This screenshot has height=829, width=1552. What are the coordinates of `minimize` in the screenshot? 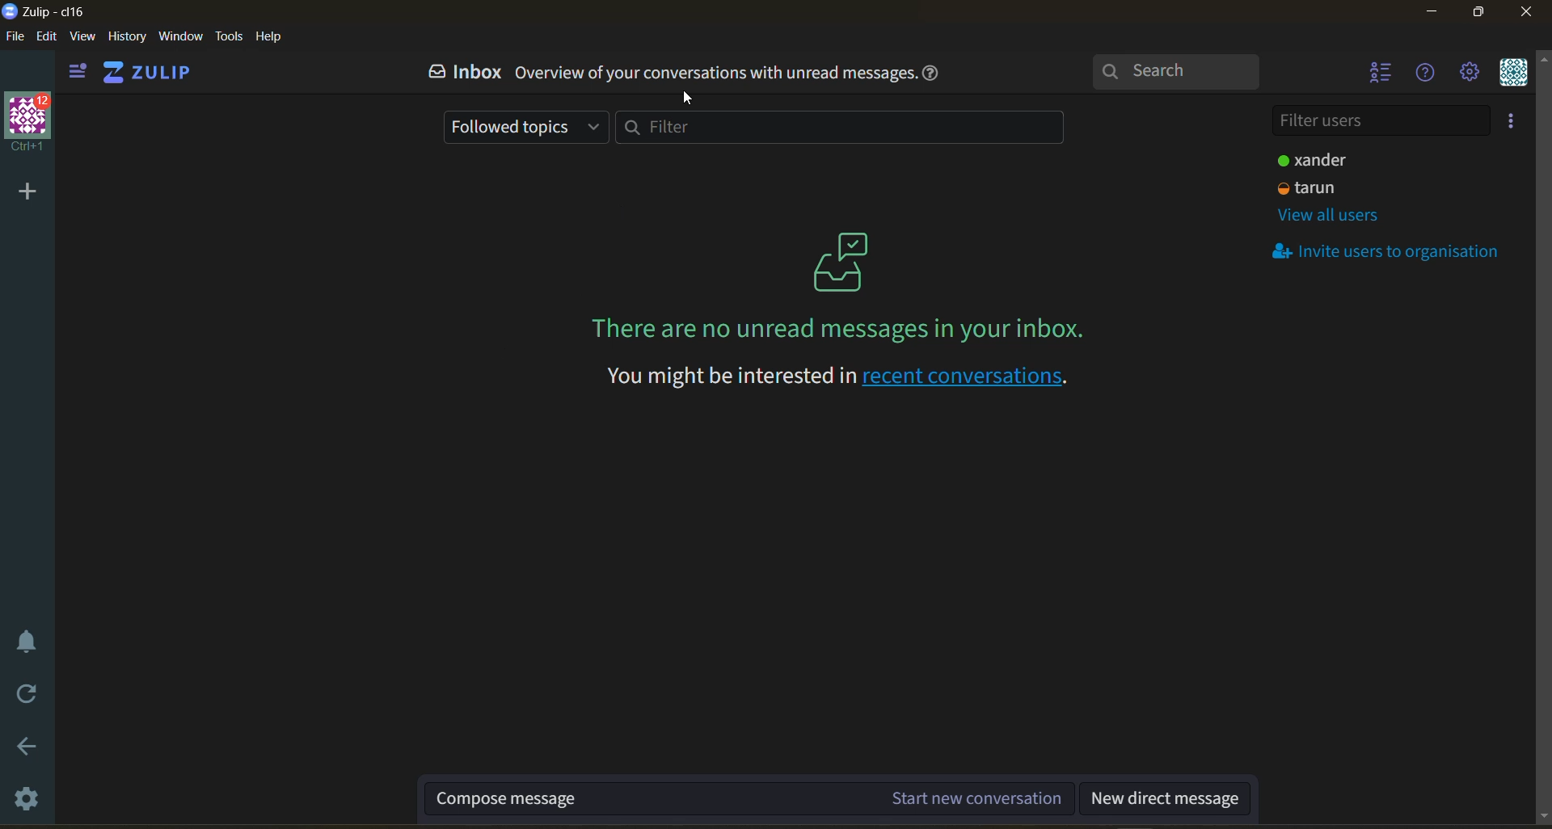 It's located at (1431, 13).